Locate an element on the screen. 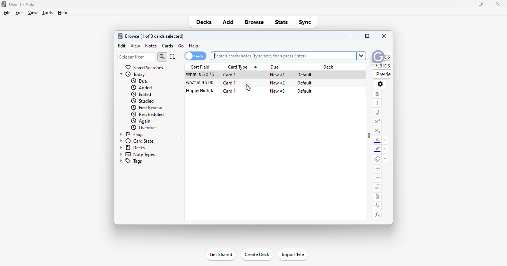 Image resolution: width=507 pixels, height=266 pixels. User 1 - Anki is located at coordinates (22, 4).